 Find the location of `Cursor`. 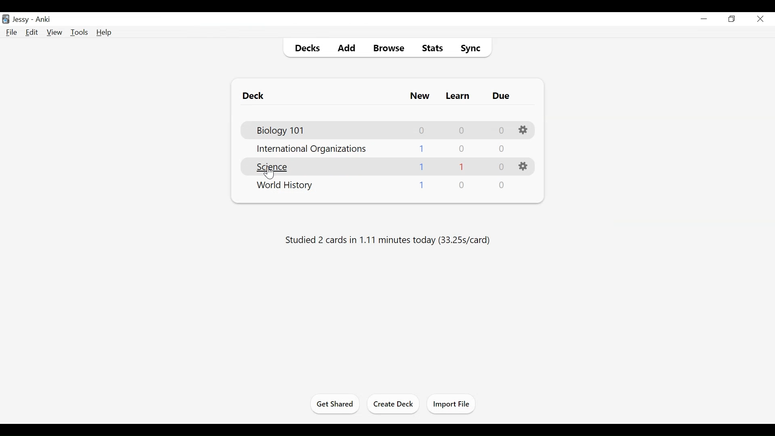

Cursor is located at coordinates (270, 172).